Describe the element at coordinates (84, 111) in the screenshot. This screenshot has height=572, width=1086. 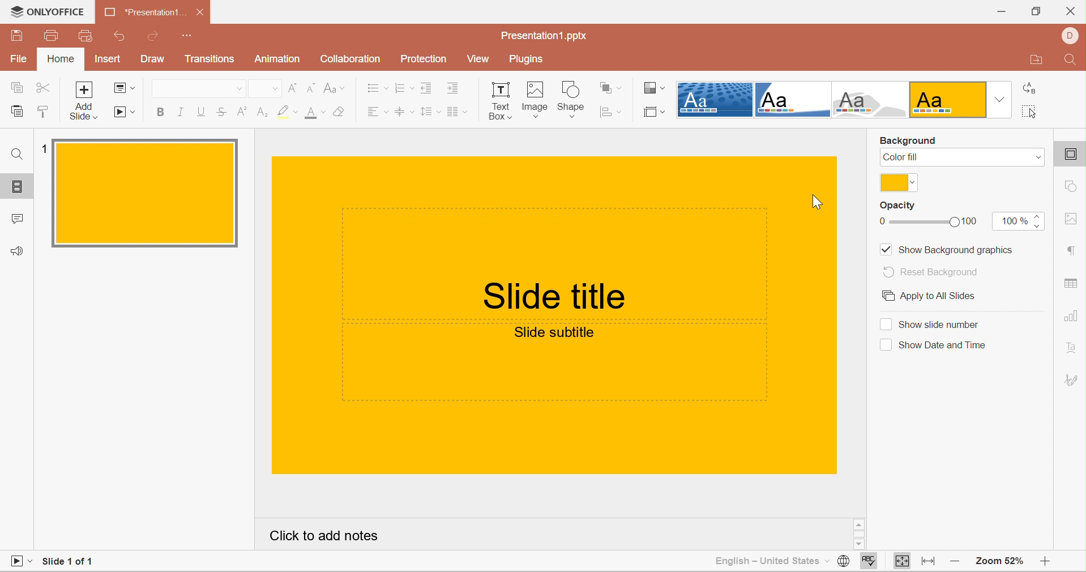
I see `add slide with theme` at that location.